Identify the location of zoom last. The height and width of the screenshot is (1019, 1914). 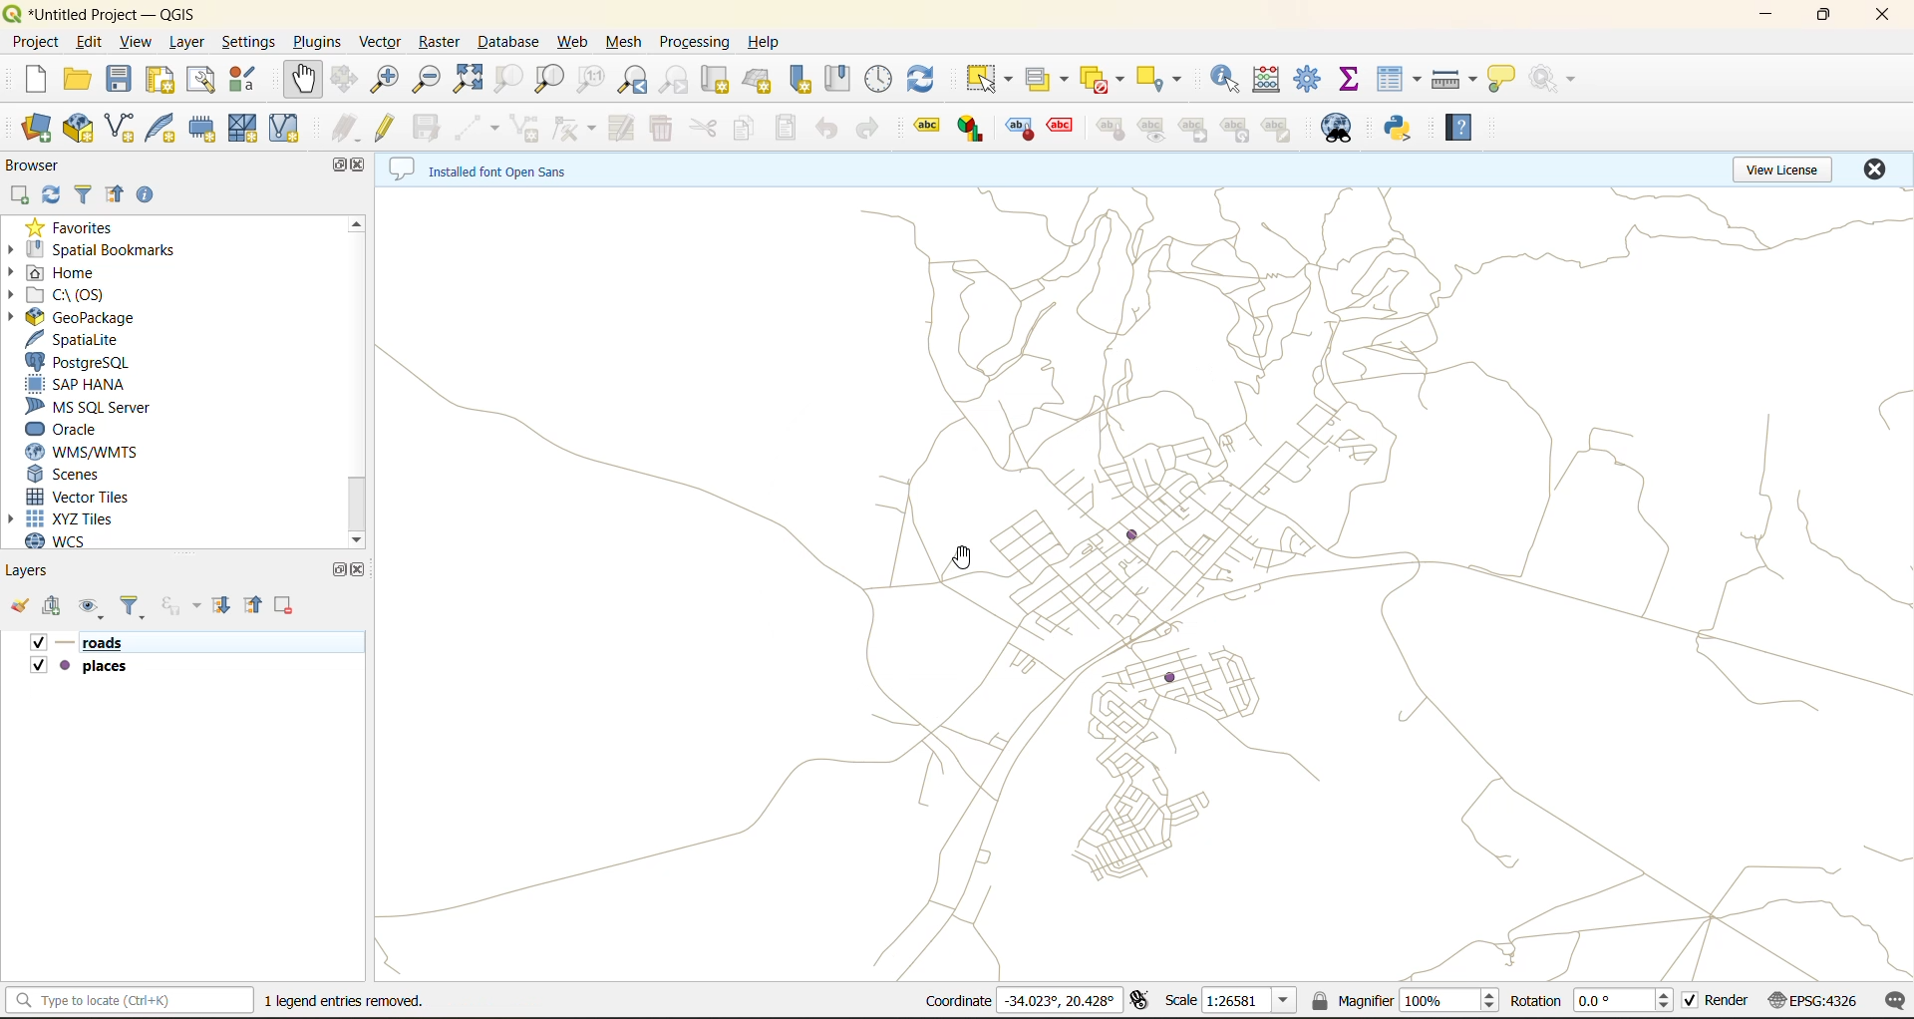
(631, 80).